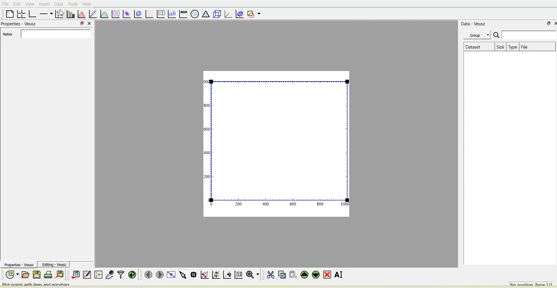 This screenshot has width=557, height=288. Describe the element at coordinates (526, 47) in the screenshot. I see `File` at that location.